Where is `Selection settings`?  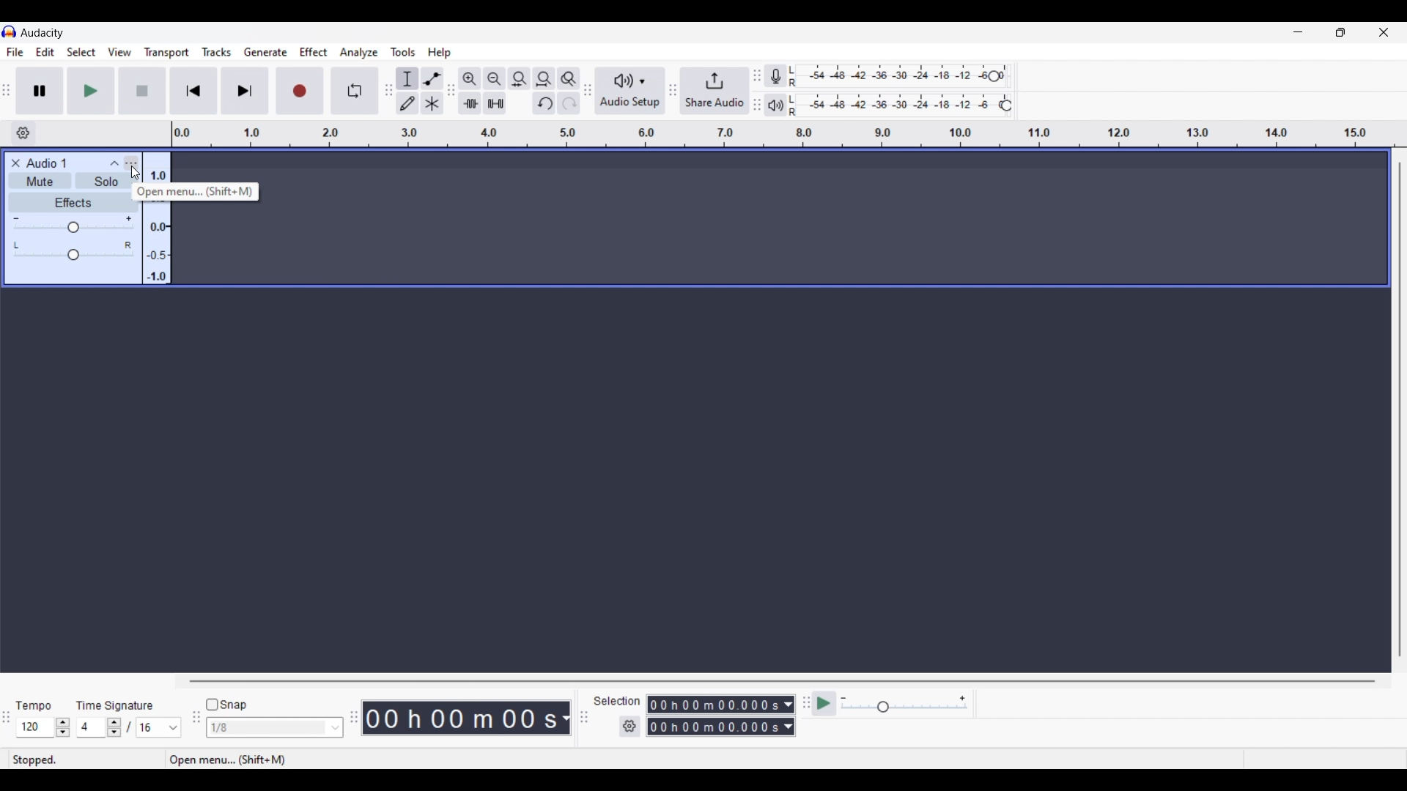 Selection settings is located at coordinates (630, 727).